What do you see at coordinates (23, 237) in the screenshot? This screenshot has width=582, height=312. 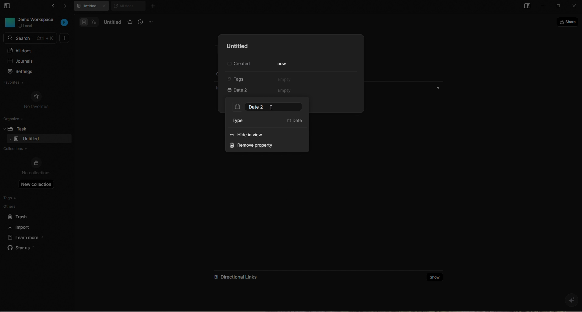 I see `learn more ` at bounding box center [23, 237].